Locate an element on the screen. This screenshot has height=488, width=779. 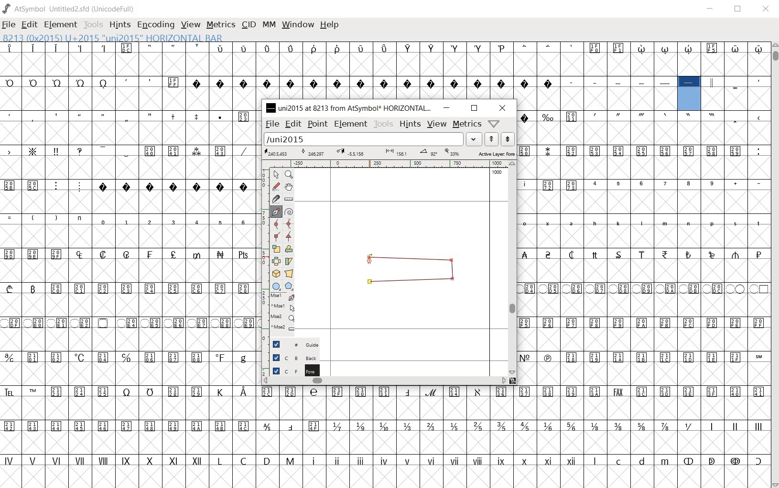
hints is located at coordinates (411, 126).